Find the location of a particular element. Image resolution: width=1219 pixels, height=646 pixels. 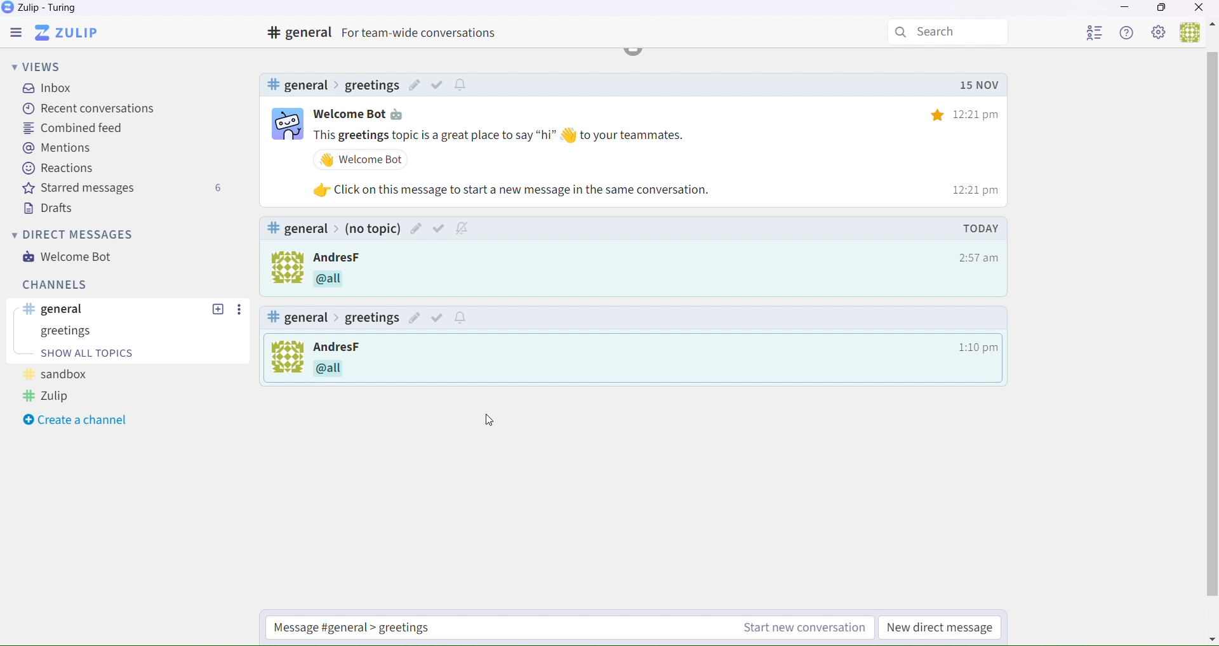

12:21 pm is located at coordinates (969, 343).